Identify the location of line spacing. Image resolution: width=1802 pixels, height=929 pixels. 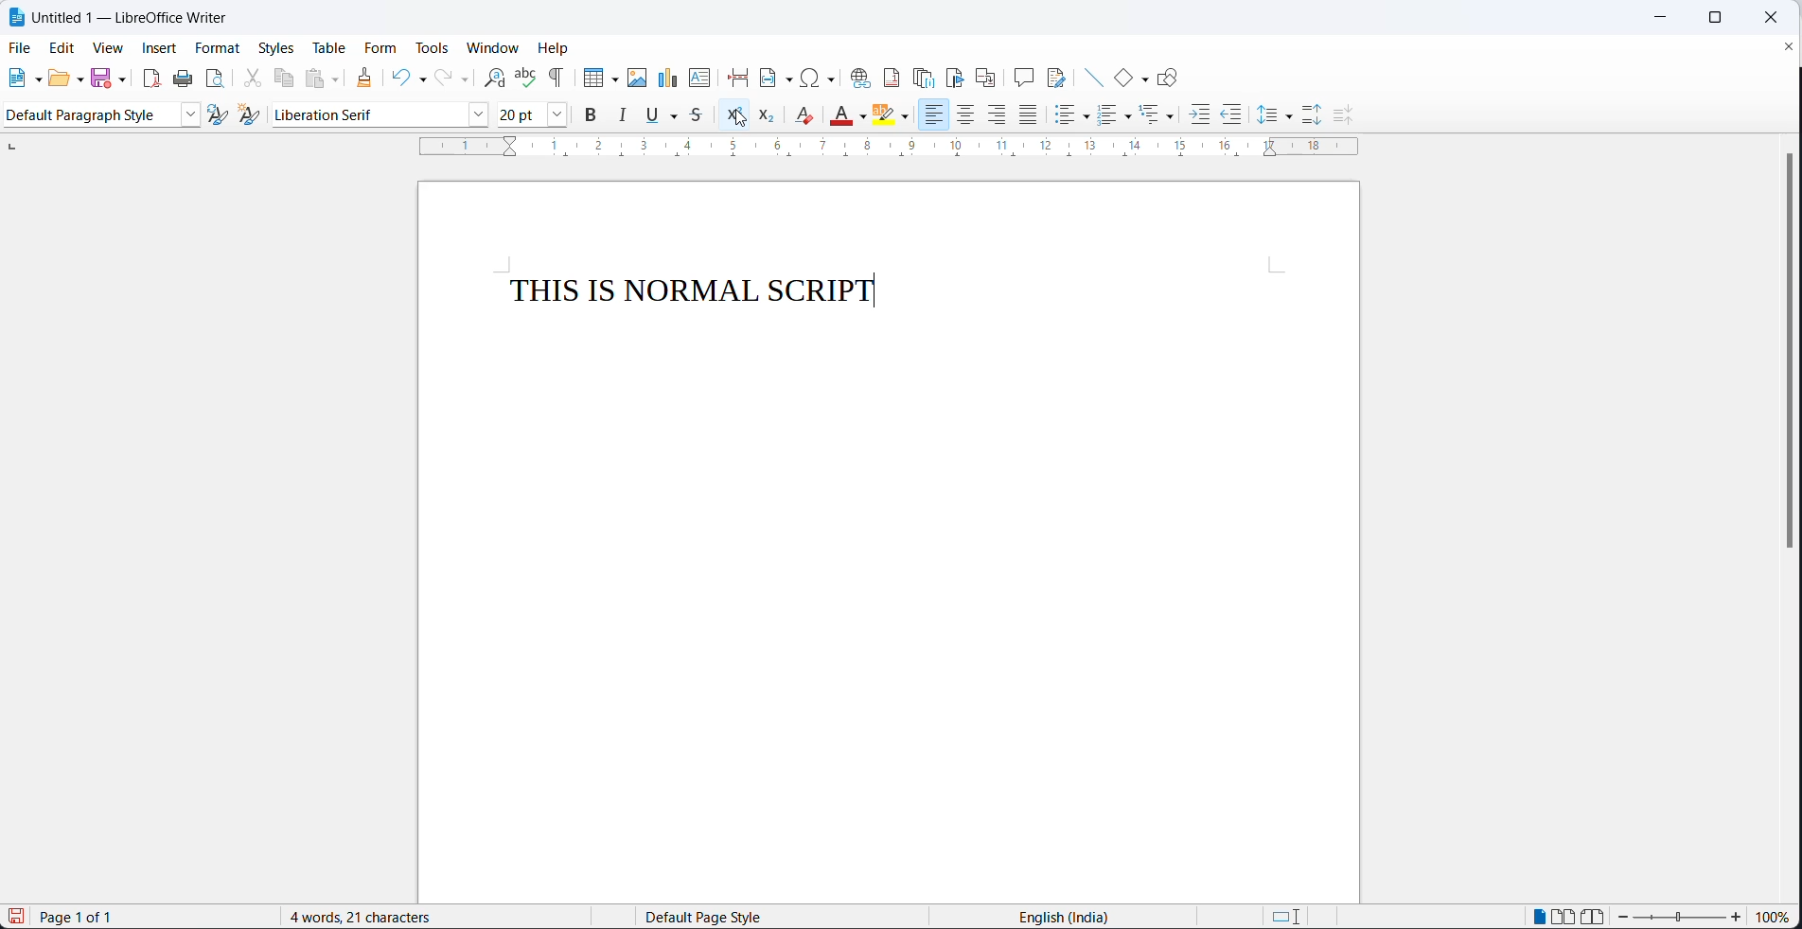
(1265, 115).